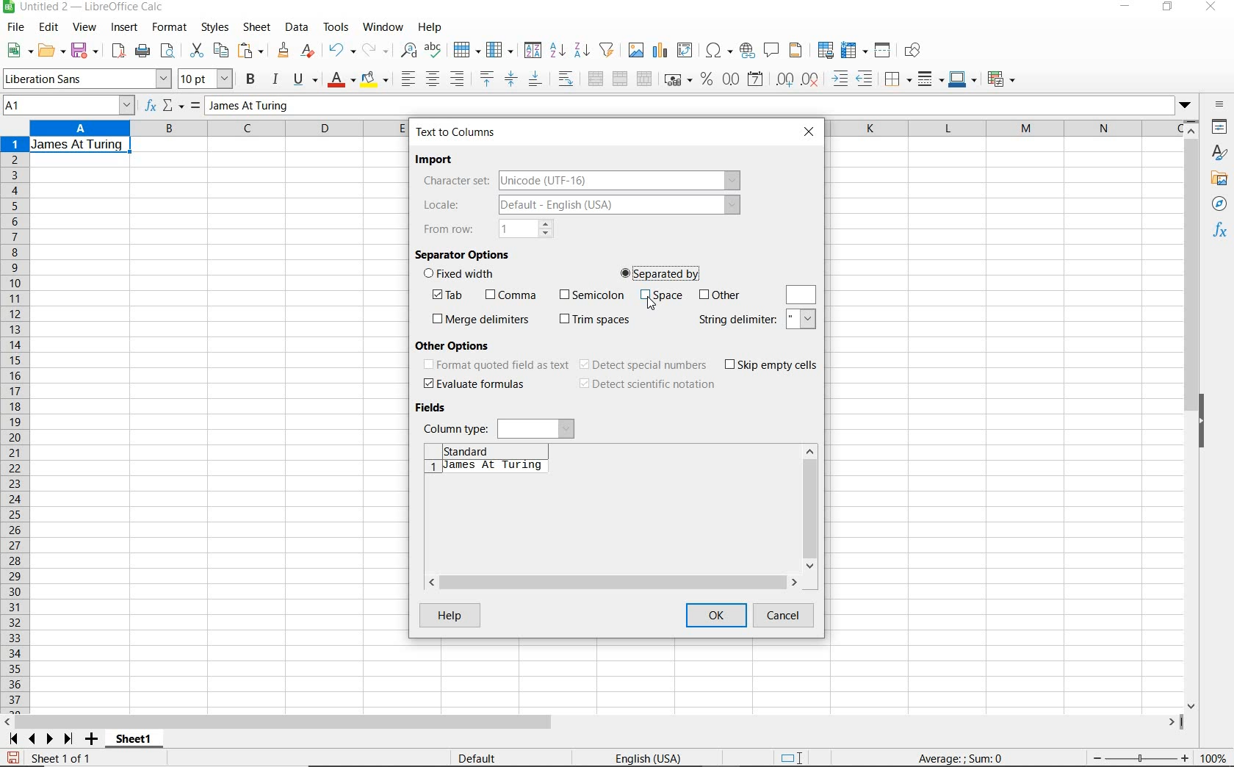 The width and height of the screenshot is (1234, 767). What do you see at coordinates (963, 79) in the screenshot?
I see `border color` at bounding box center [963, 79].